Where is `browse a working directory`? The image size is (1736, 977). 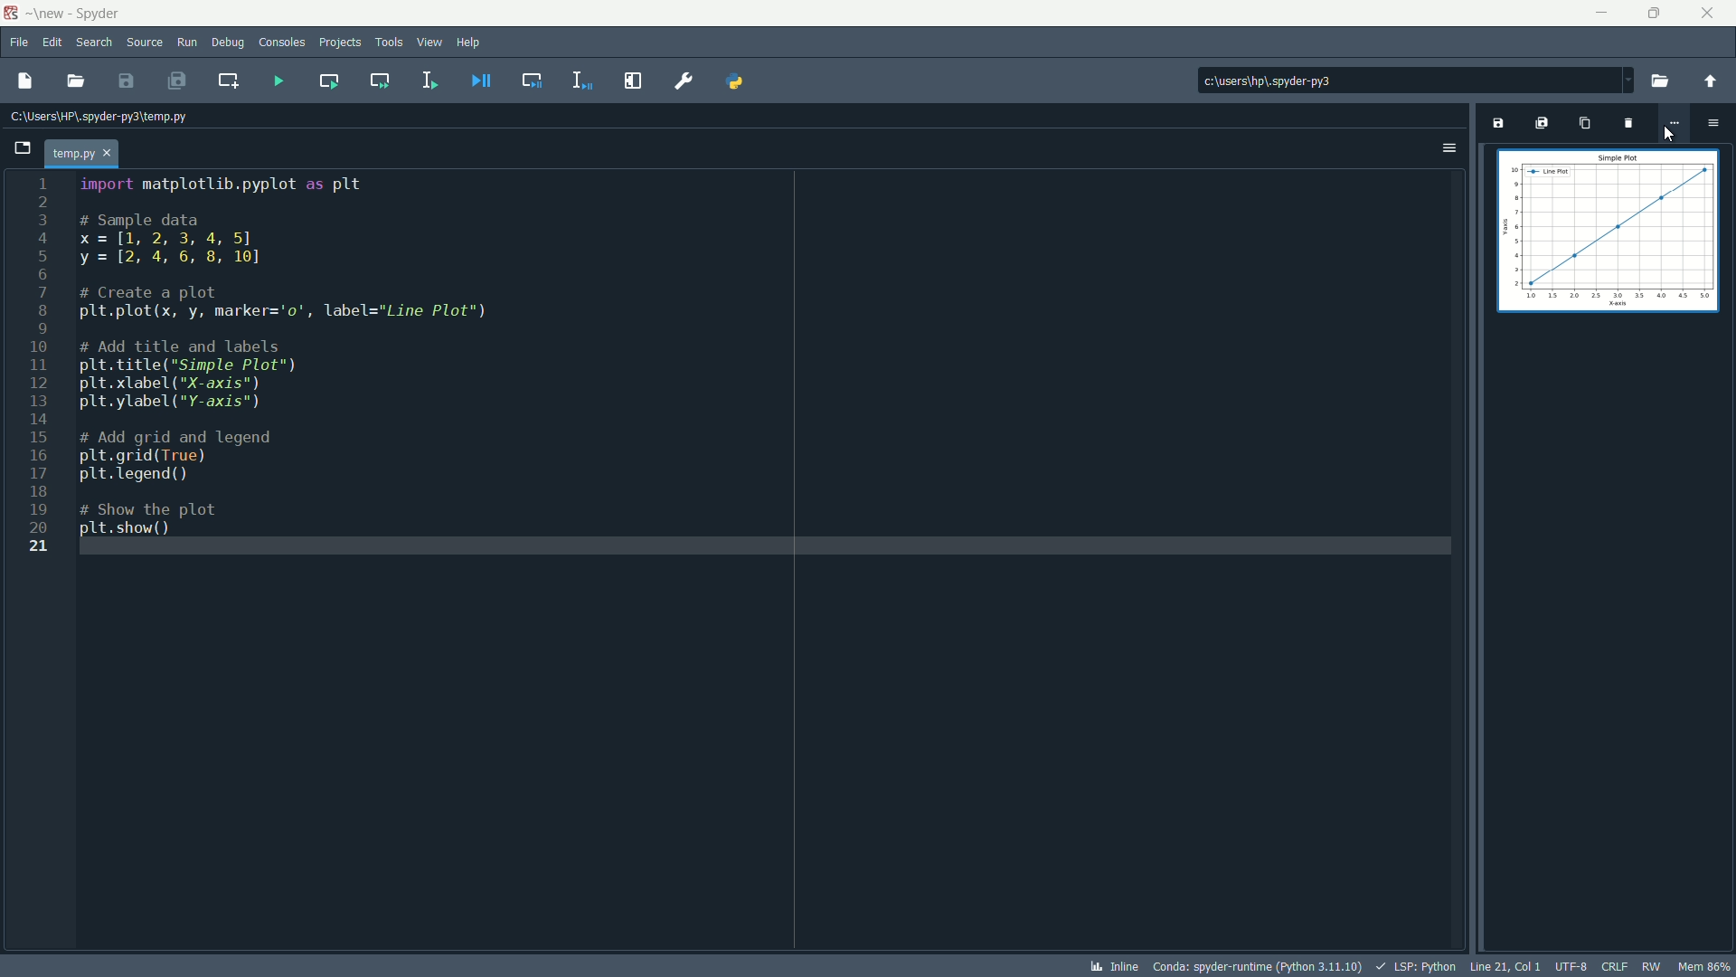 browse a working directory is located at coordinates (1661, 78).